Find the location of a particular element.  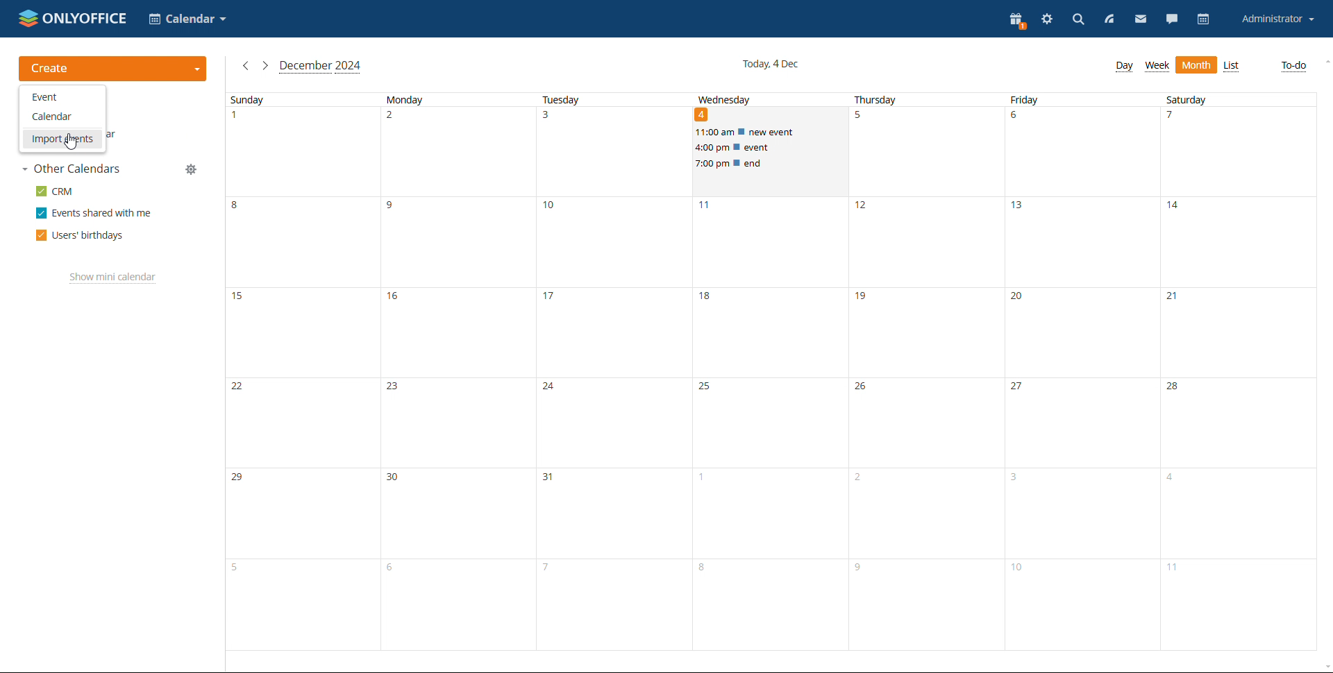

saturday is located at coordinates (1240, 373).